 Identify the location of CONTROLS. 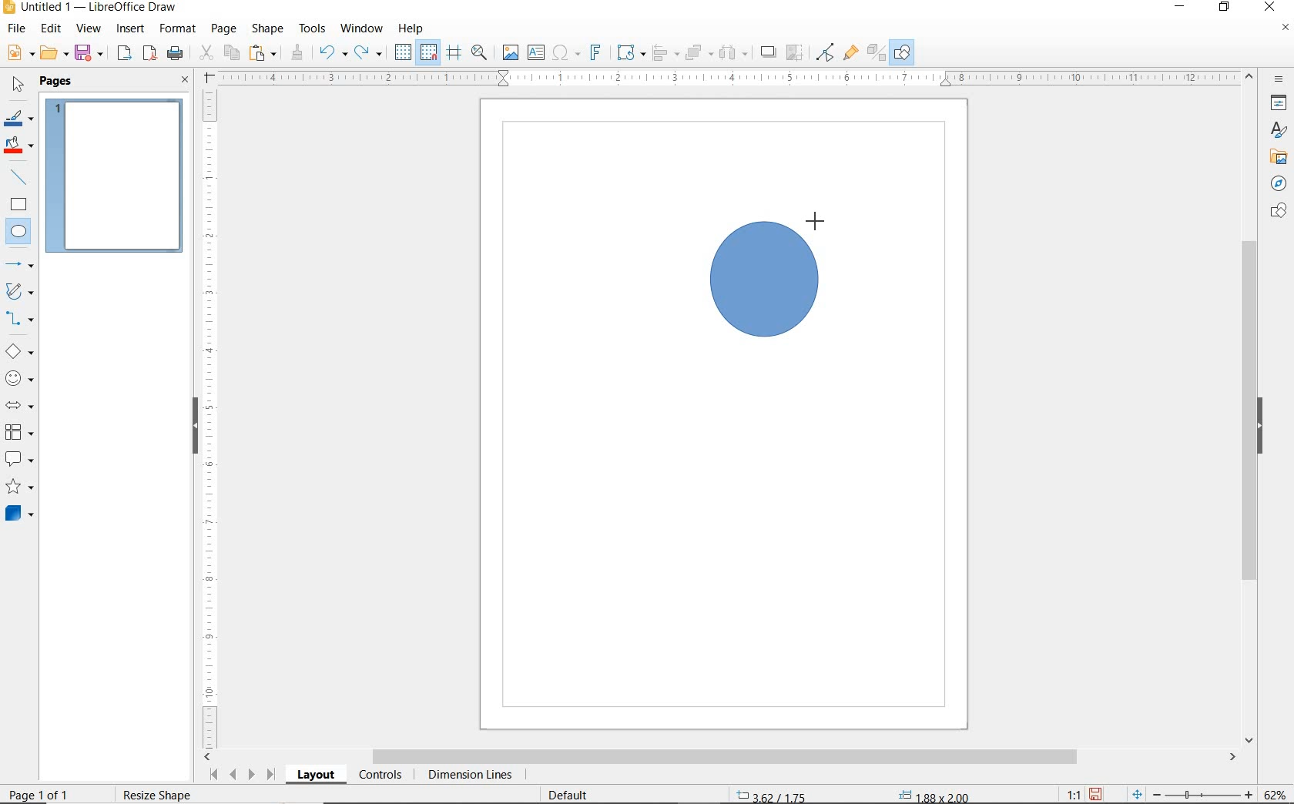
(382, 776).